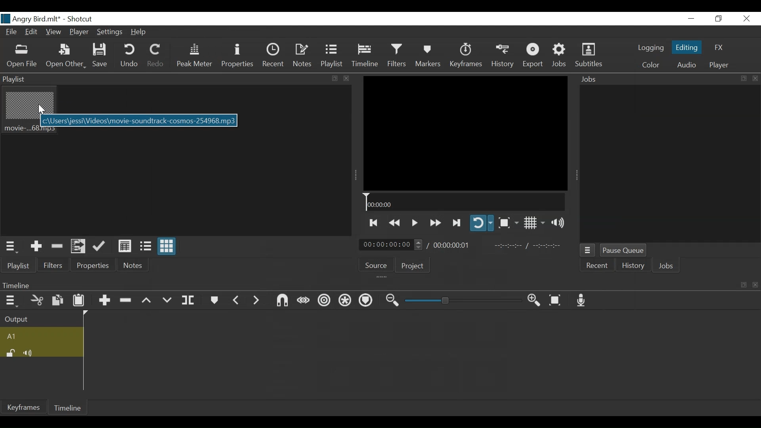 This screenshot has width=761, height=428. Describe the element at coordinates (391, 301) in the screenshot. I see `Zoom timeline out` at that location.